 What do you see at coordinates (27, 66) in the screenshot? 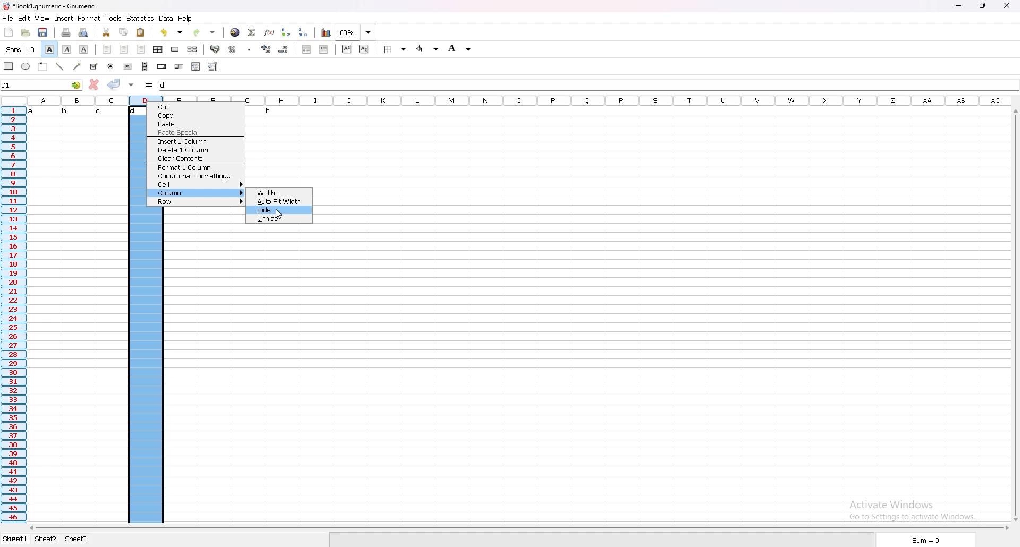
I see `ellipse` at bounding box center [27, 66].